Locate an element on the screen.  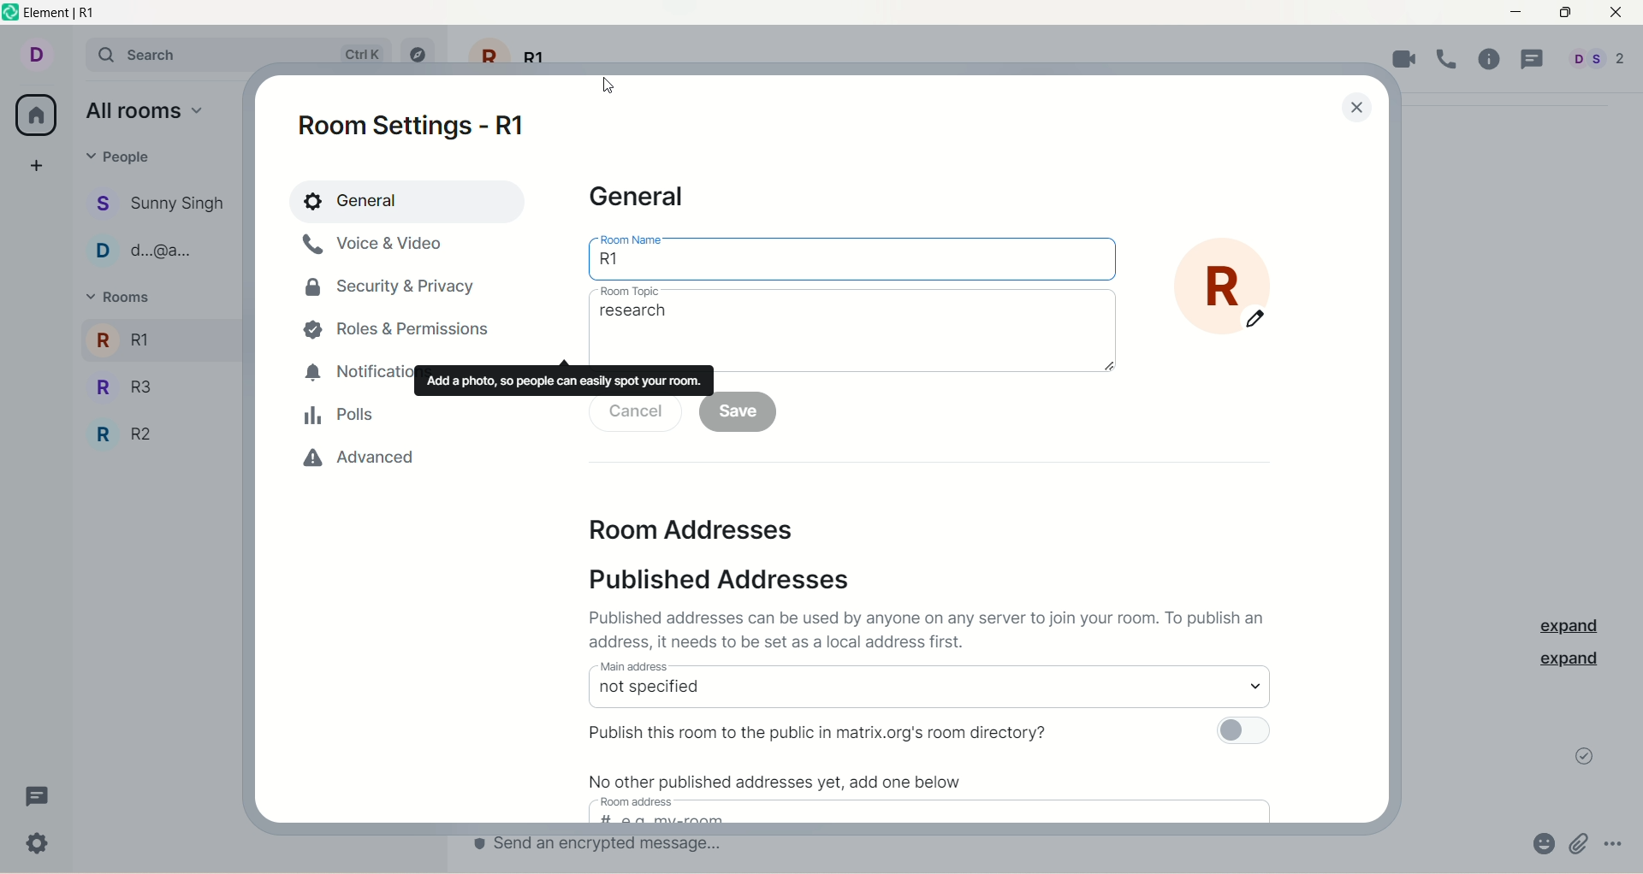
room setting R1 is located at coordinates (423, 129).